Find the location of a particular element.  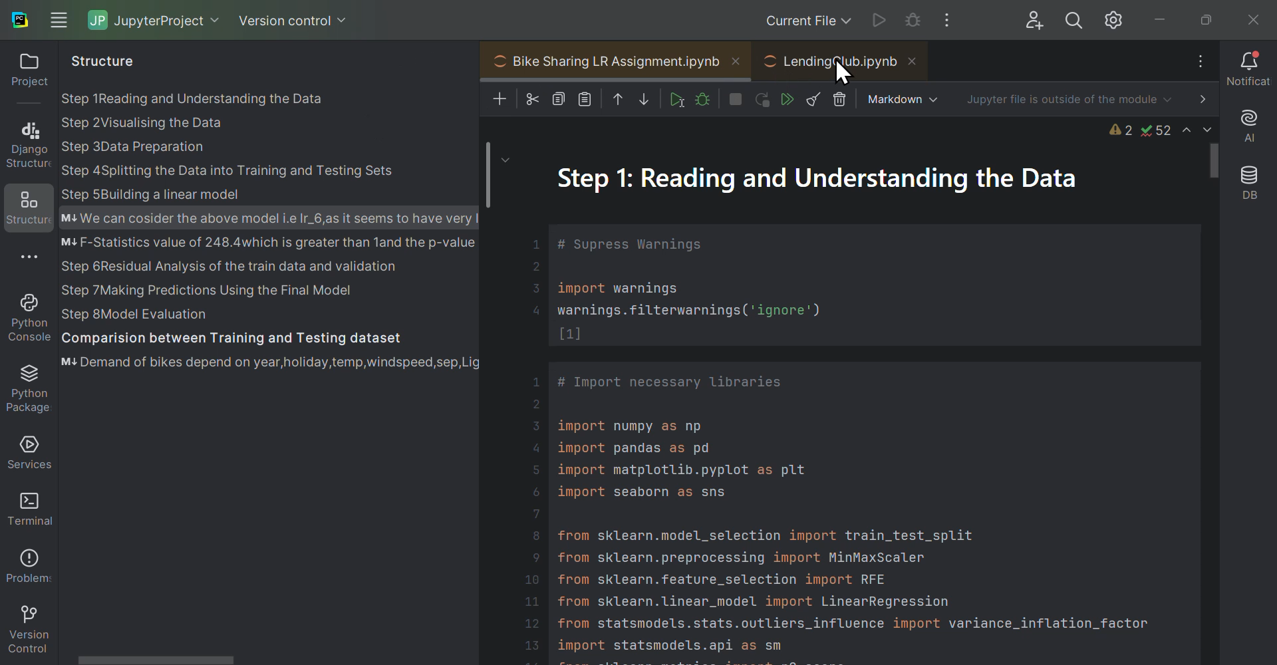

Jupiter file is outside of the module is located at coordinates (1079, 99).